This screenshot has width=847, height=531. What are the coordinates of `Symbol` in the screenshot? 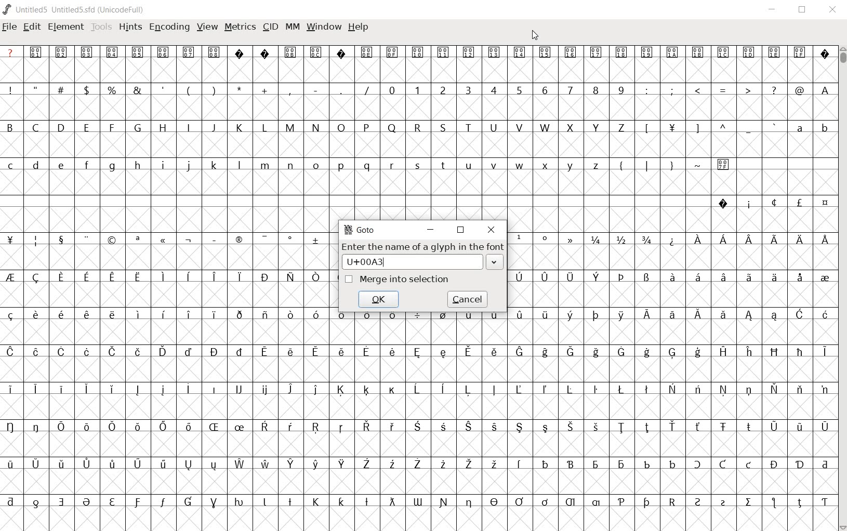 It's located at (87, 51).